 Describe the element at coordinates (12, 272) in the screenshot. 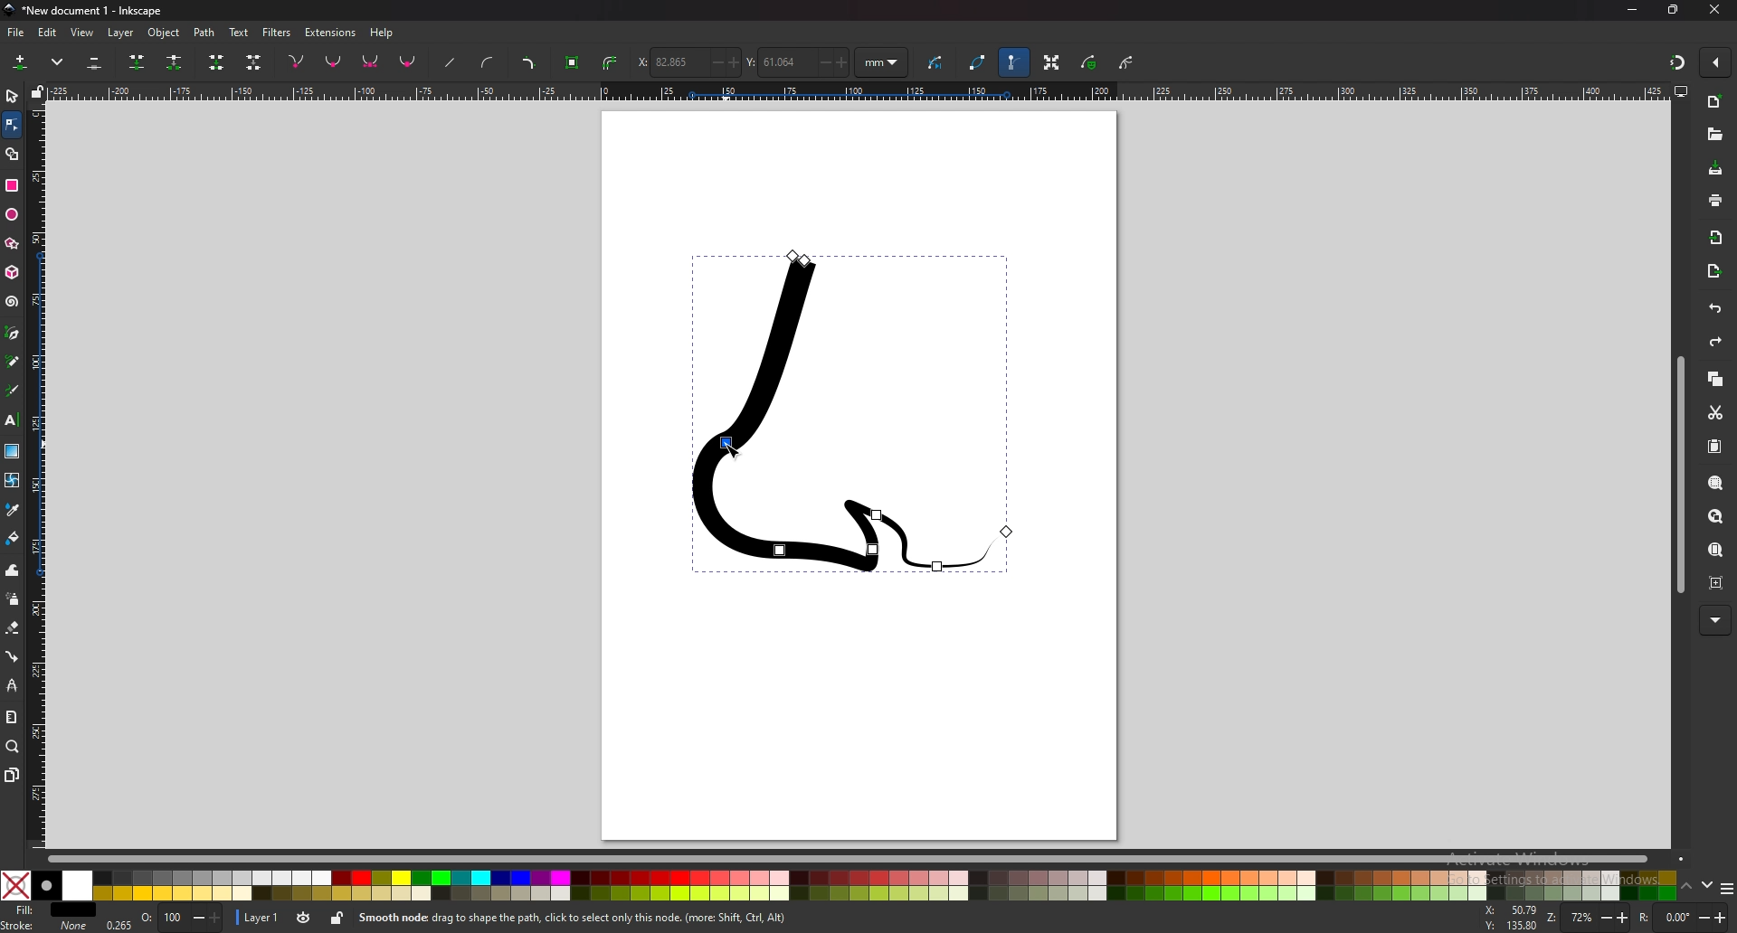

I see `3d box` at that location.